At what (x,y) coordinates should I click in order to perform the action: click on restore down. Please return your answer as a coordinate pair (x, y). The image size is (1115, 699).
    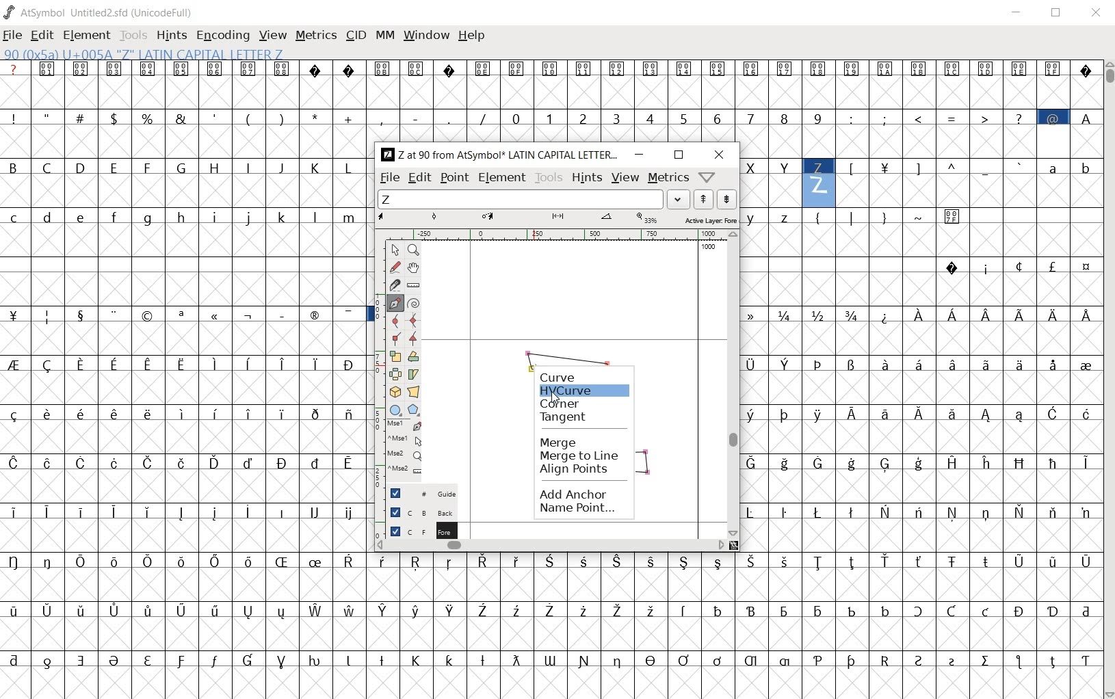
    Looking at the image, I should click on (679, 155).